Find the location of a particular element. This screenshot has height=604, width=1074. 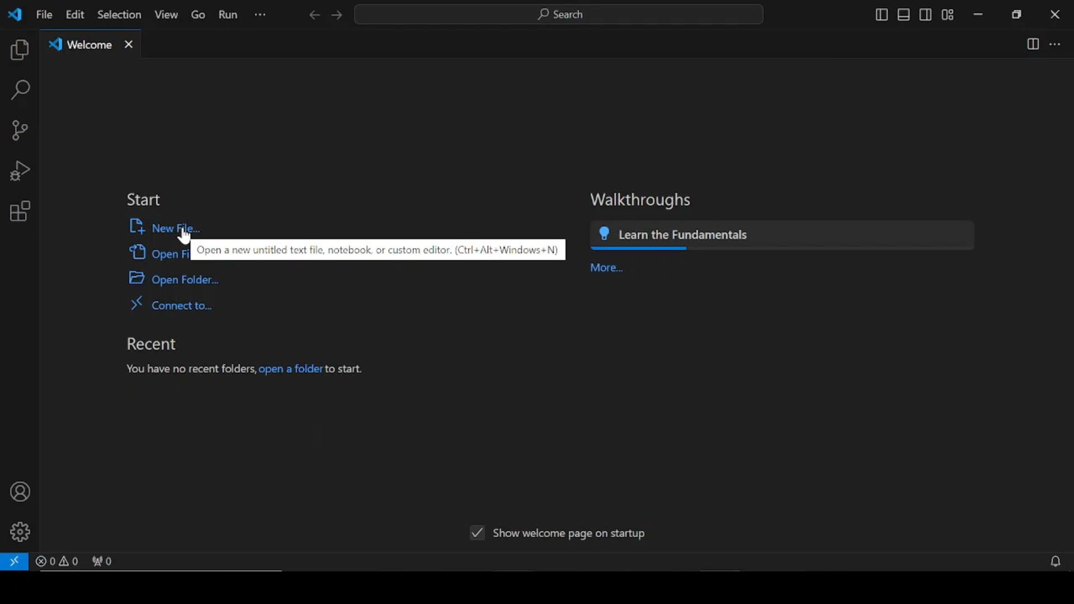

toggle primary sidebar is located at coordinates (880, 15).